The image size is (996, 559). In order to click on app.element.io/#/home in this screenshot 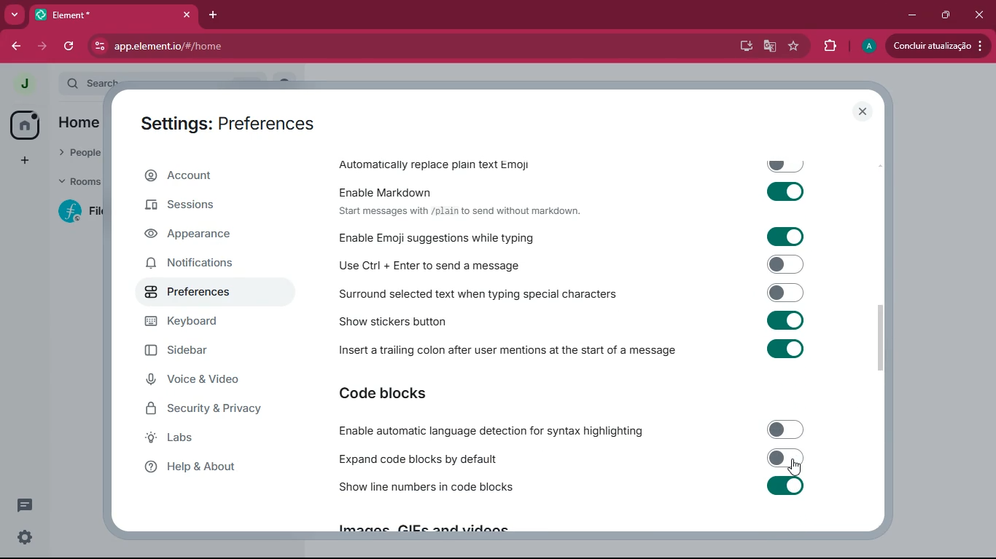, I will do `click(232, 46)`.